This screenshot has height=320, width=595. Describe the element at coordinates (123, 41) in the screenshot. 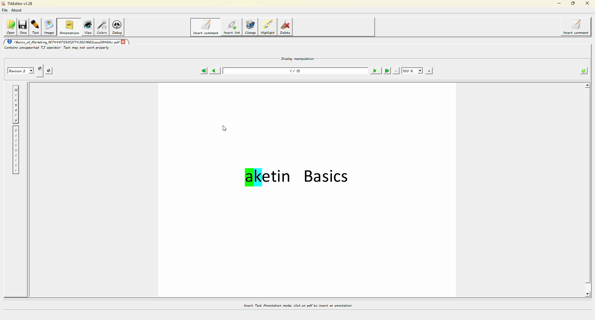

I see `close` at that location.